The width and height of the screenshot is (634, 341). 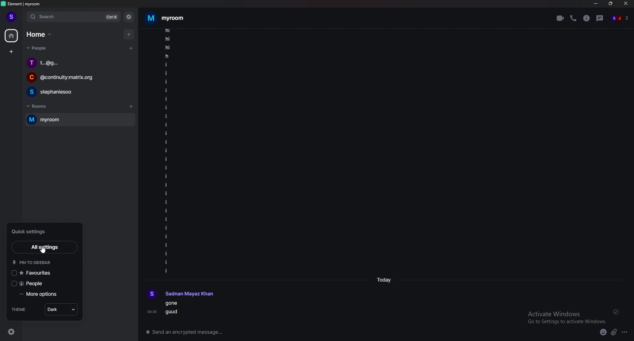 What do you see at coordinates (566, 315) in the screenshot?
I see `Activate Windows` at bounding box center [566, 315].